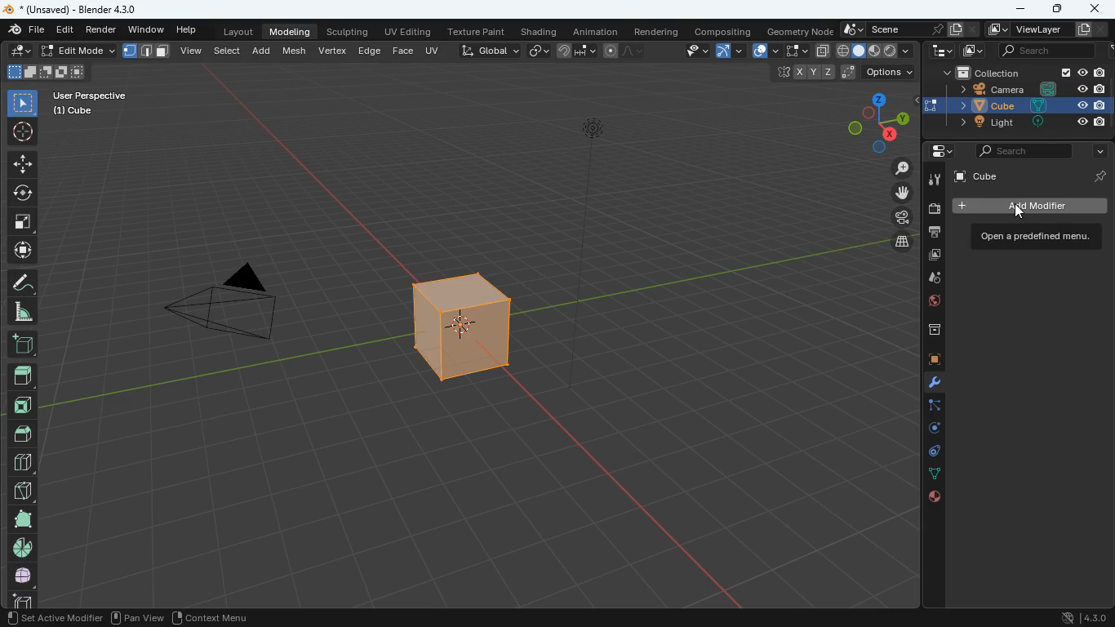  I want to click on cube, so click(479, 327).